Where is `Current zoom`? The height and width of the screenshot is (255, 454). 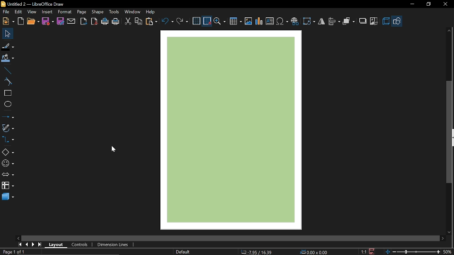 Current zoom is located at coordinates (448, 251).